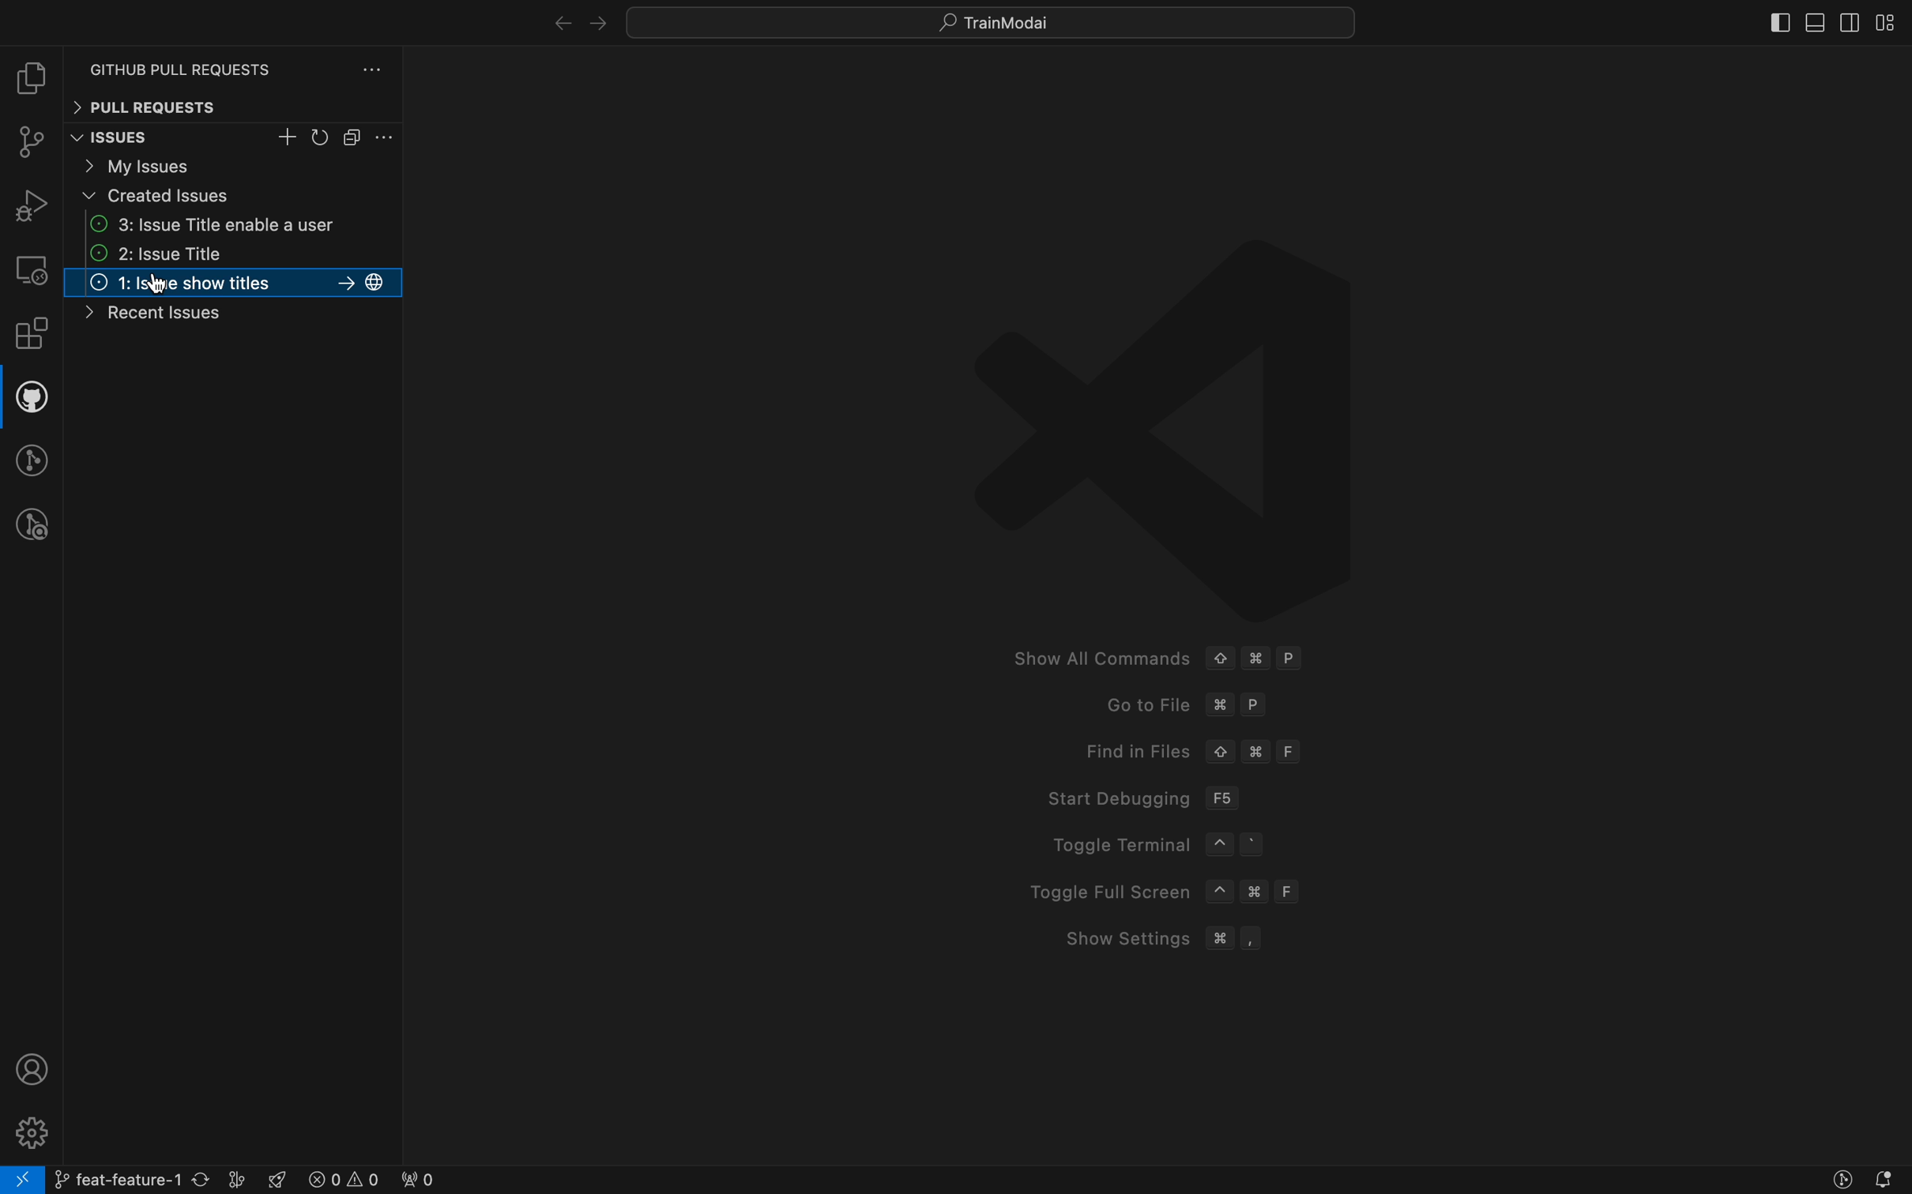  What do you see at coordinates (31, 269) in the screenshot?
I see `remote explorer ` at bounding box center [31, 269].